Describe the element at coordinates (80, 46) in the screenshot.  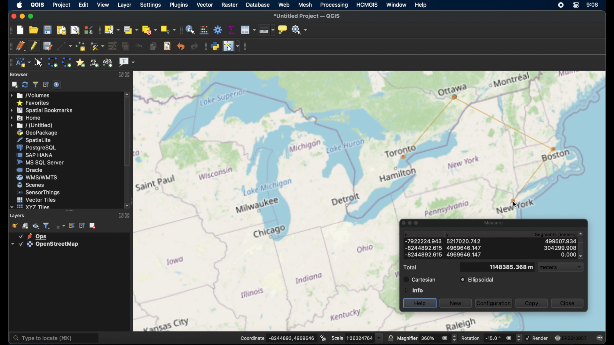
I see `add point features` at that location.